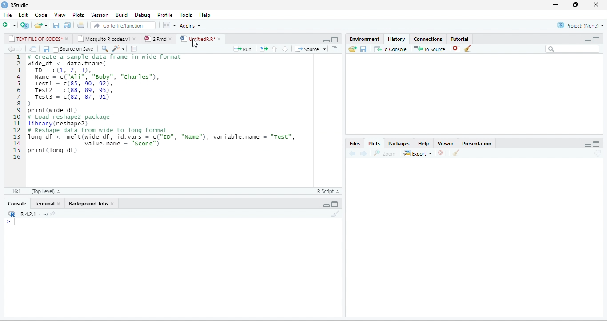 The image size is (607, 321). What do you see at coordinates (597, 144) in the screenshot?
I see `maximize` at bounding box center [597, 144].